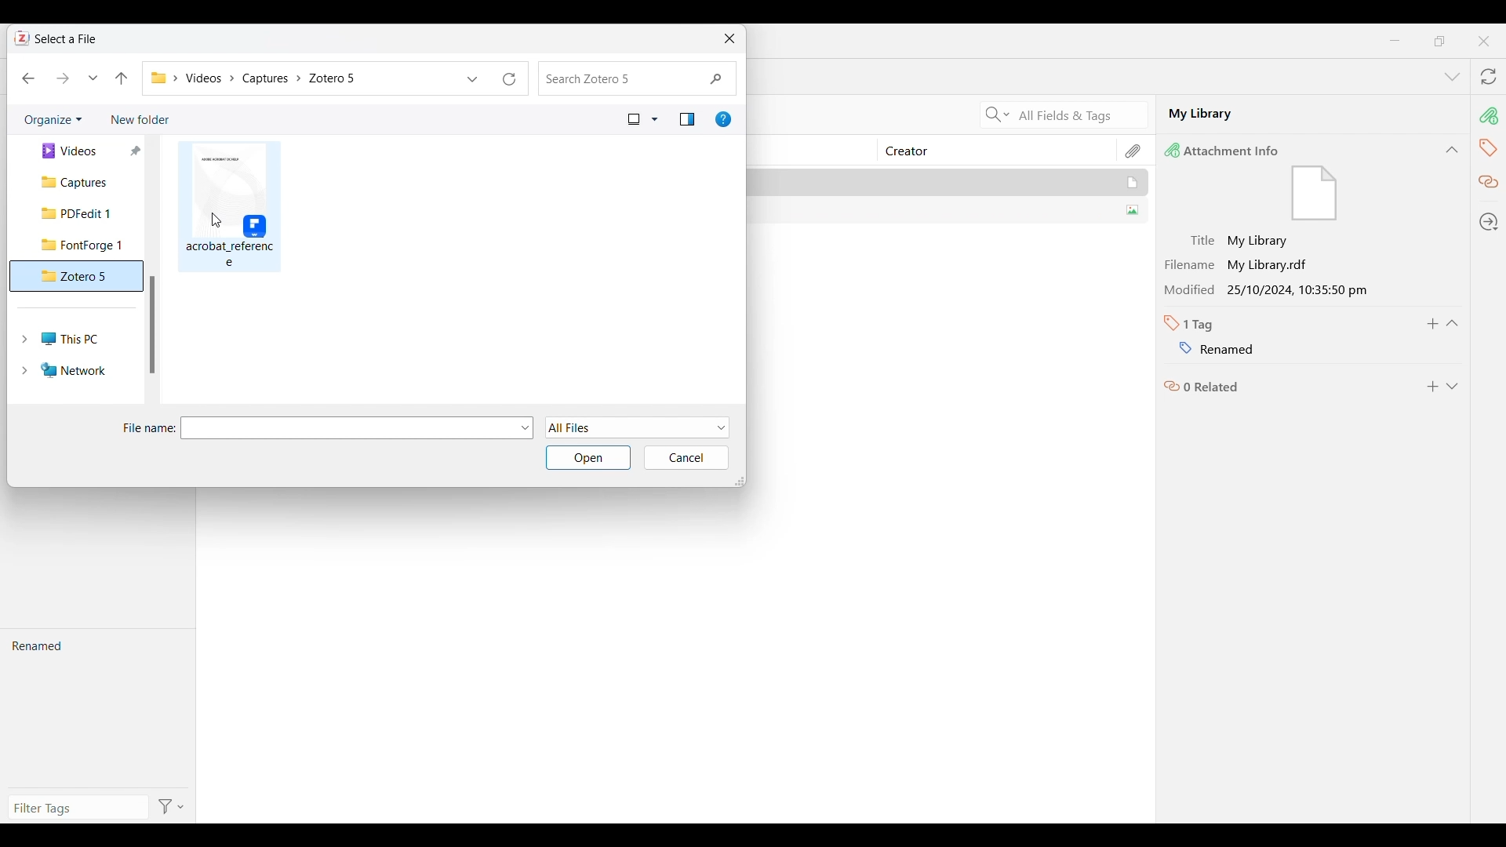  I want to click on PDFedit 1 folder, so click(83, 213).